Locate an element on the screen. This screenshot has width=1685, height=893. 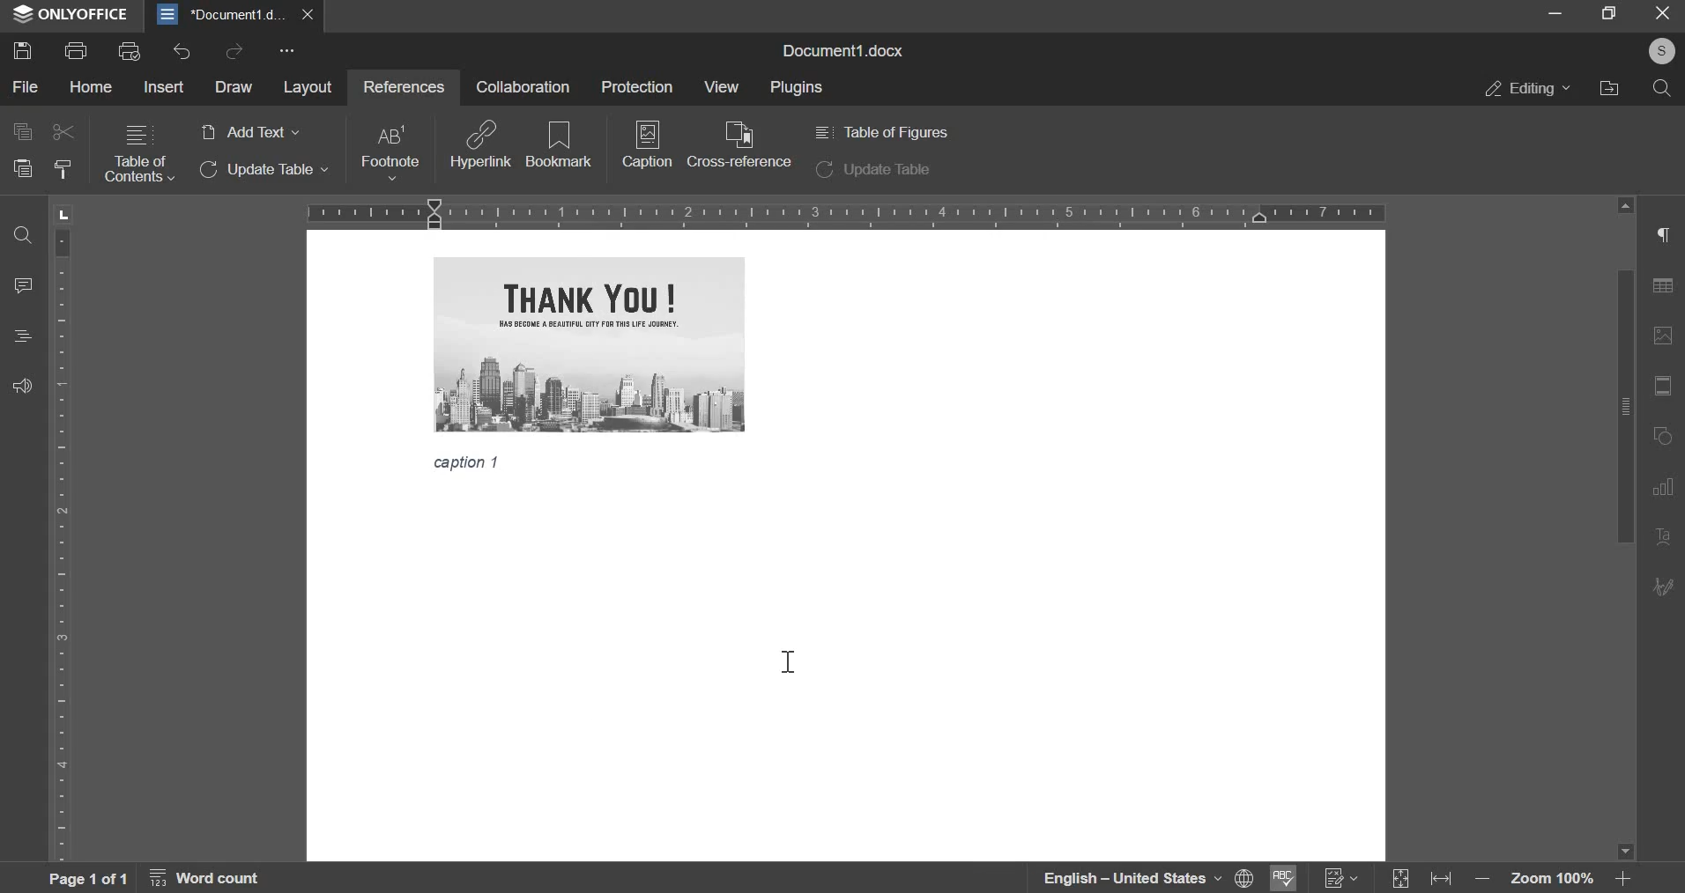
more options is located at coordinates (290, 52).